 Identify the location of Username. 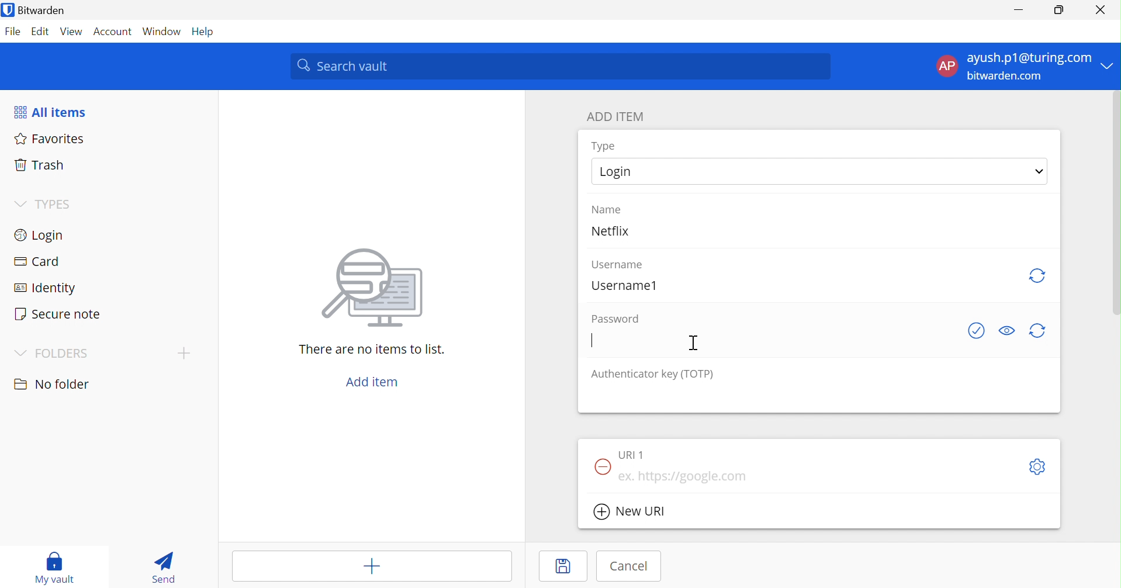
(618, 265).